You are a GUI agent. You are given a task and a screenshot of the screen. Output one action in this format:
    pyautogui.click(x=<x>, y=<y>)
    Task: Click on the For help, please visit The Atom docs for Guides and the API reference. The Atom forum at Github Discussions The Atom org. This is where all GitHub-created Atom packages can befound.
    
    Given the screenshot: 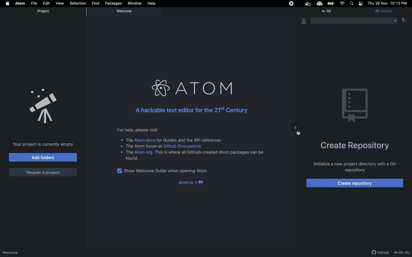 What is the action you would take?
    pyautogui.click(x=192, y=144)
    